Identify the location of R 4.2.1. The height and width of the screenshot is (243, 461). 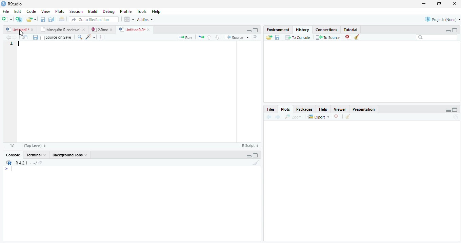
(24, 163).